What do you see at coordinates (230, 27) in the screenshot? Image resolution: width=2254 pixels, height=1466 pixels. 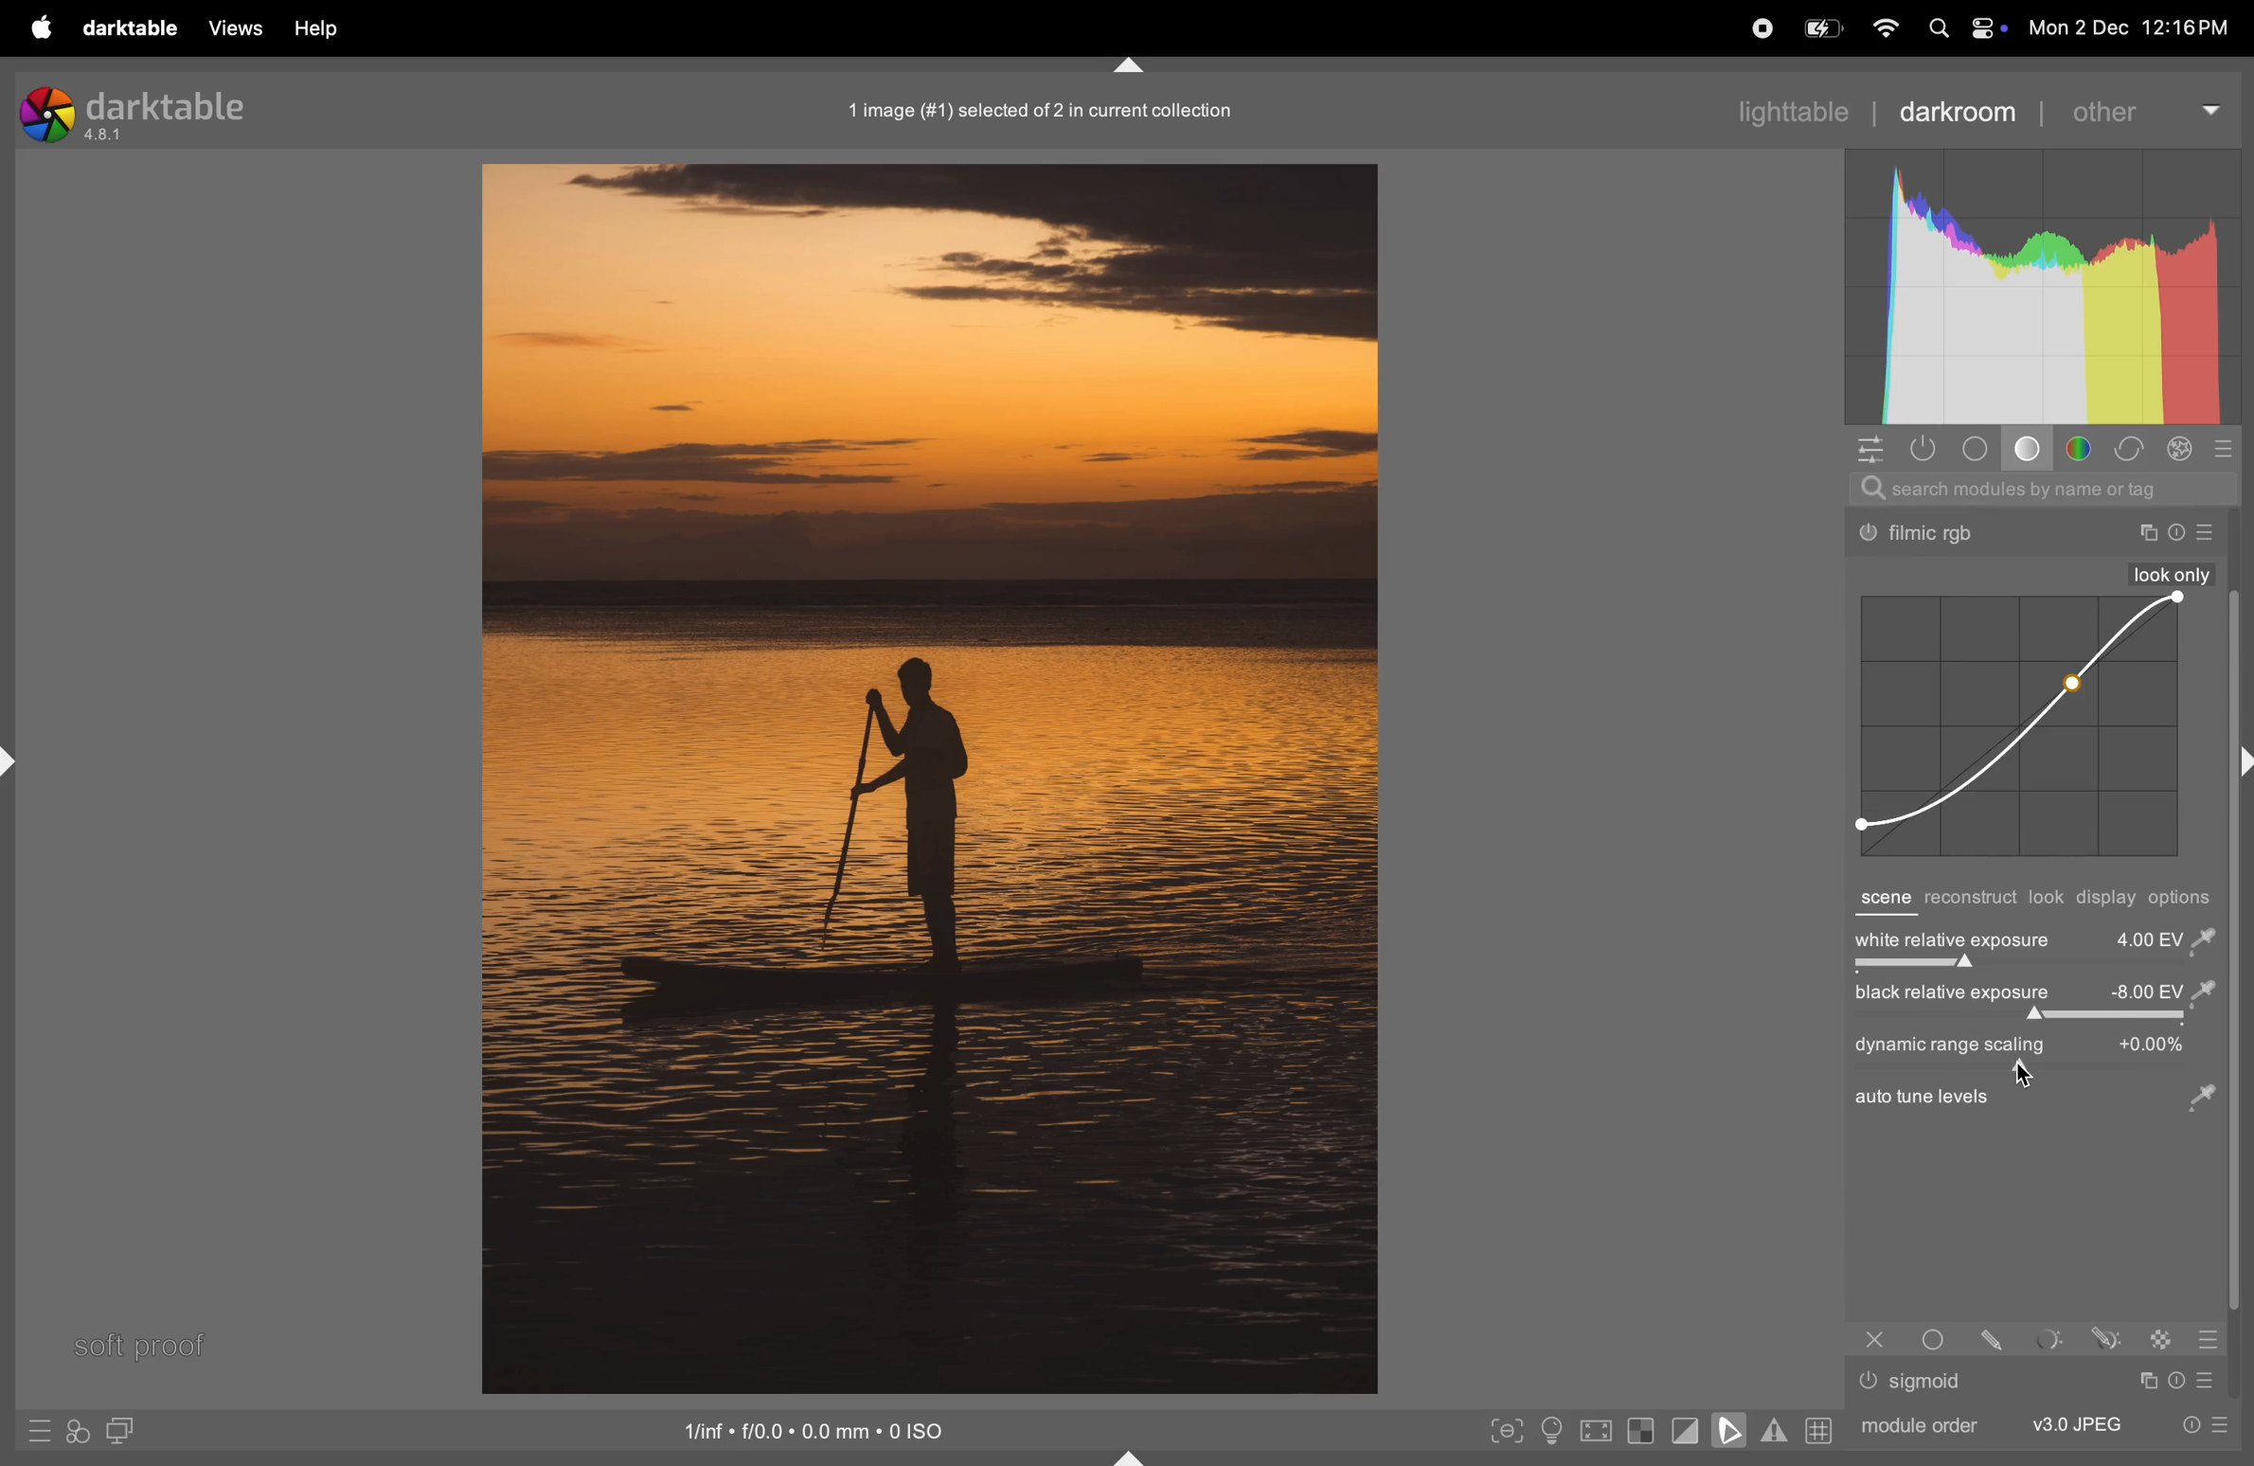 I see `views` at bounding box center [230, 27].